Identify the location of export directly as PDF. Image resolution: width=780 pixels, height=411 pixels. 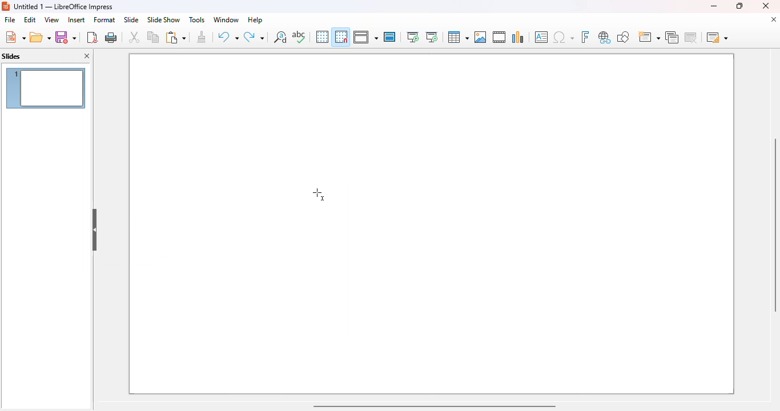
(92, 37).